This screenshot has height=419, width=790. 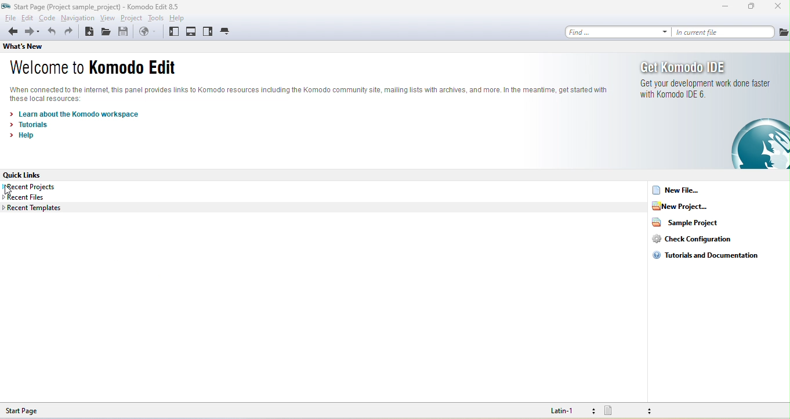 What do you see at coordinates (153, 19) in the screenshot?
I see `tools` at bounding box center [153, 19].